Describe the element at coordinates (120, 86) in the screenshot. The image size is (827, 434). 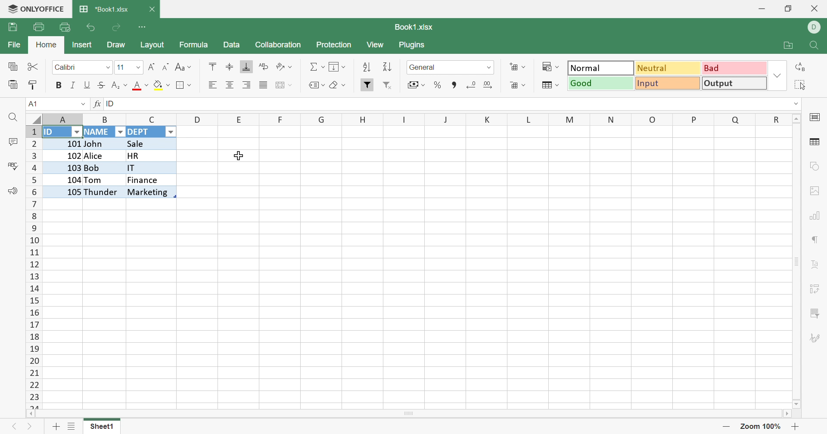
I see `Superscript / subscript` at that location.